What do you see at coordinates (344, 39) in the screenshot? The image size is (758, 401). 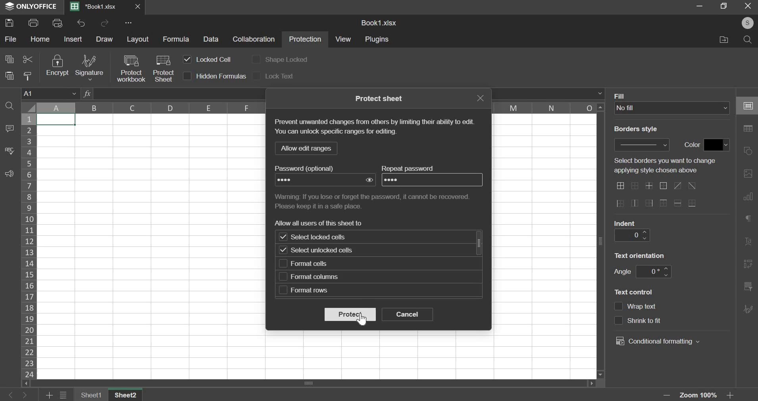 I see `view` at bounding box center [344, 39].